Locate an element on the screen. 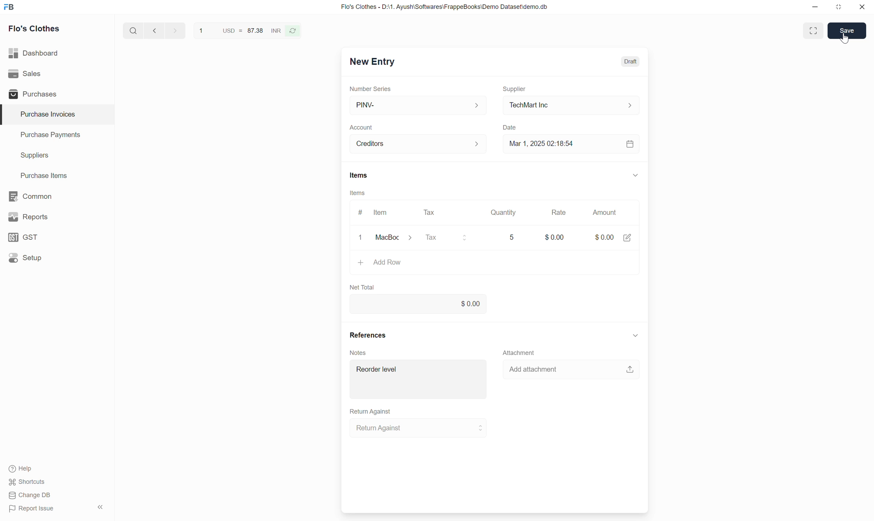 The height and width of the screenshot is (521, 874). Date is located at coordinates (510, 128).